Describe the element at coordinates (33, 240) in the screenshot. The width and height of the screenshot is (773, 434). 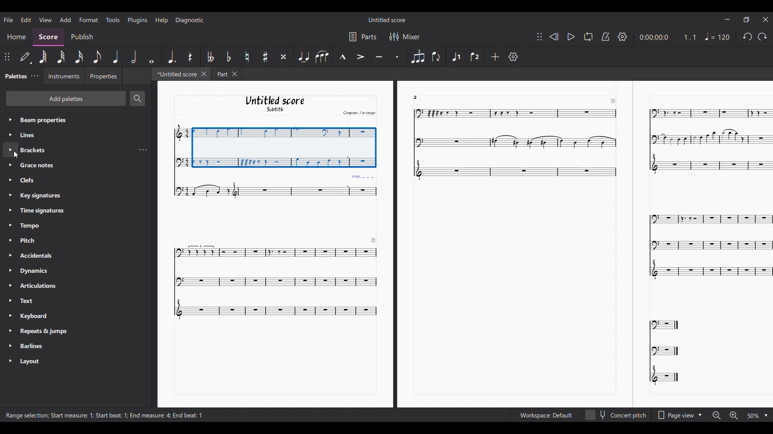
I see `Pitch` at that location.